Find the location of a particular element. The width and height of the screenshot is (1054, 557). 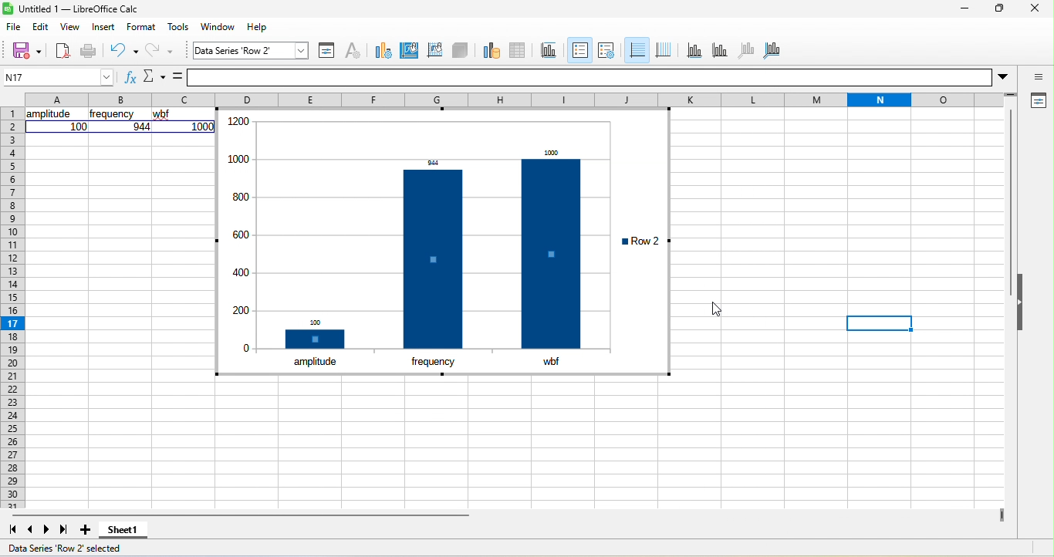

add sheet is located at coordinates (87, 532).